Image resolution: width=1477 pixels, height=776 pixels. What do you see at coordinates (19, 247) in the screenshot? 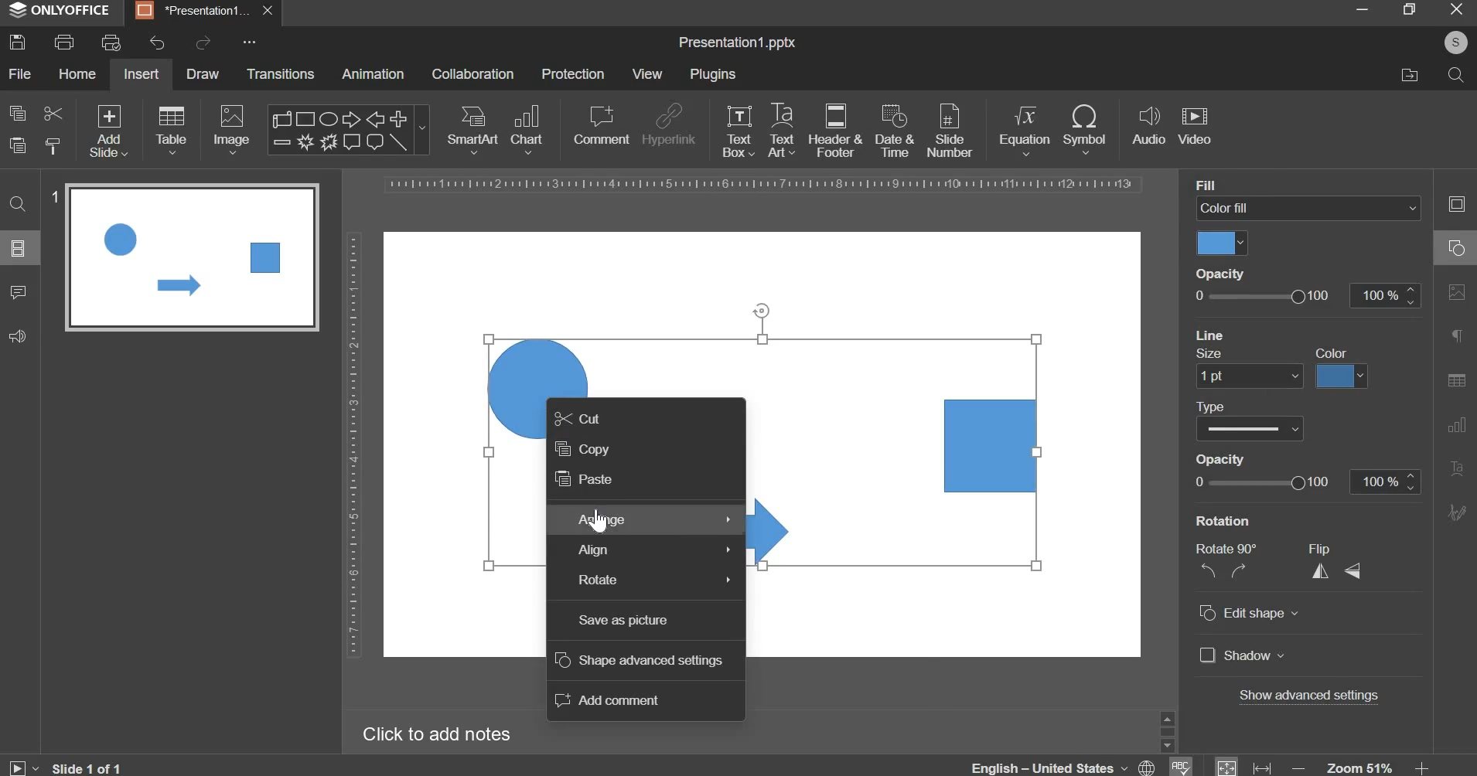
I see `slide` at bounding box center [19, 247].